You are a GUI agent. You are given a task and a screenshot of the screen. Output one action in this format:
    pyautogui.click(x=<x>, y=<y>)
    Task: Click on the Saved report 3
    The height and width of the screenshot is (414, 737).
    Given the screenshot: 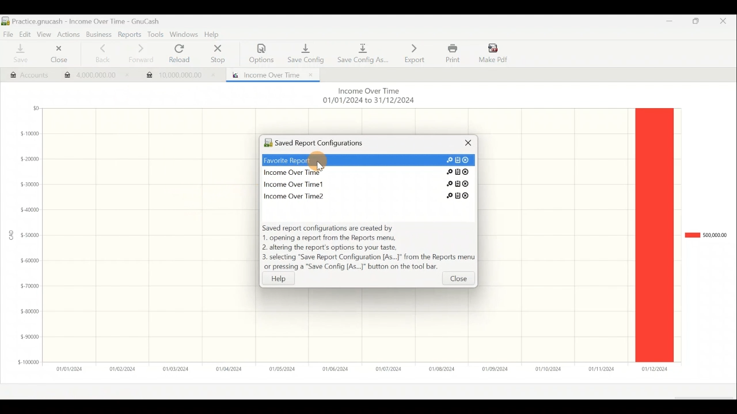 What is the action you would take?
    pyautogui.click(x=367, y=183)
    